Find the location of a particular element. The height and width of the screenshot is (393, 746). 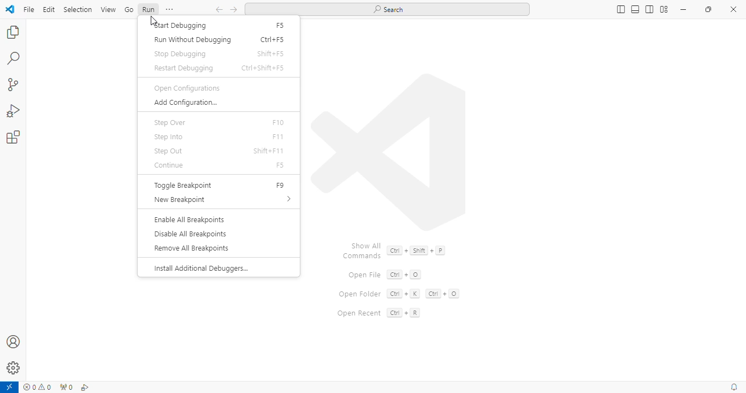

restart debugging is located at coordinates (182, 68).